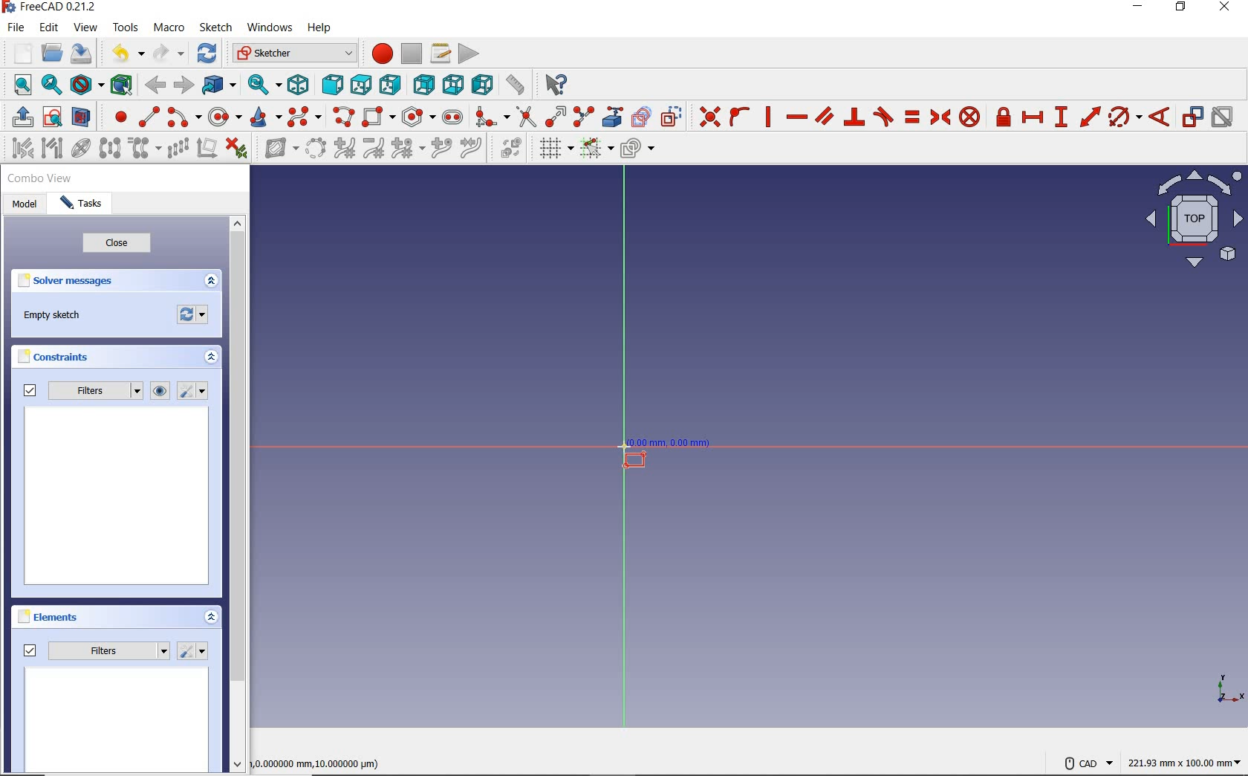 This screenshot has height=776, width=1248. What do you see at coordinates (440, 54) in the screenshot?
I see `macros` at bounding box center [440, 54].